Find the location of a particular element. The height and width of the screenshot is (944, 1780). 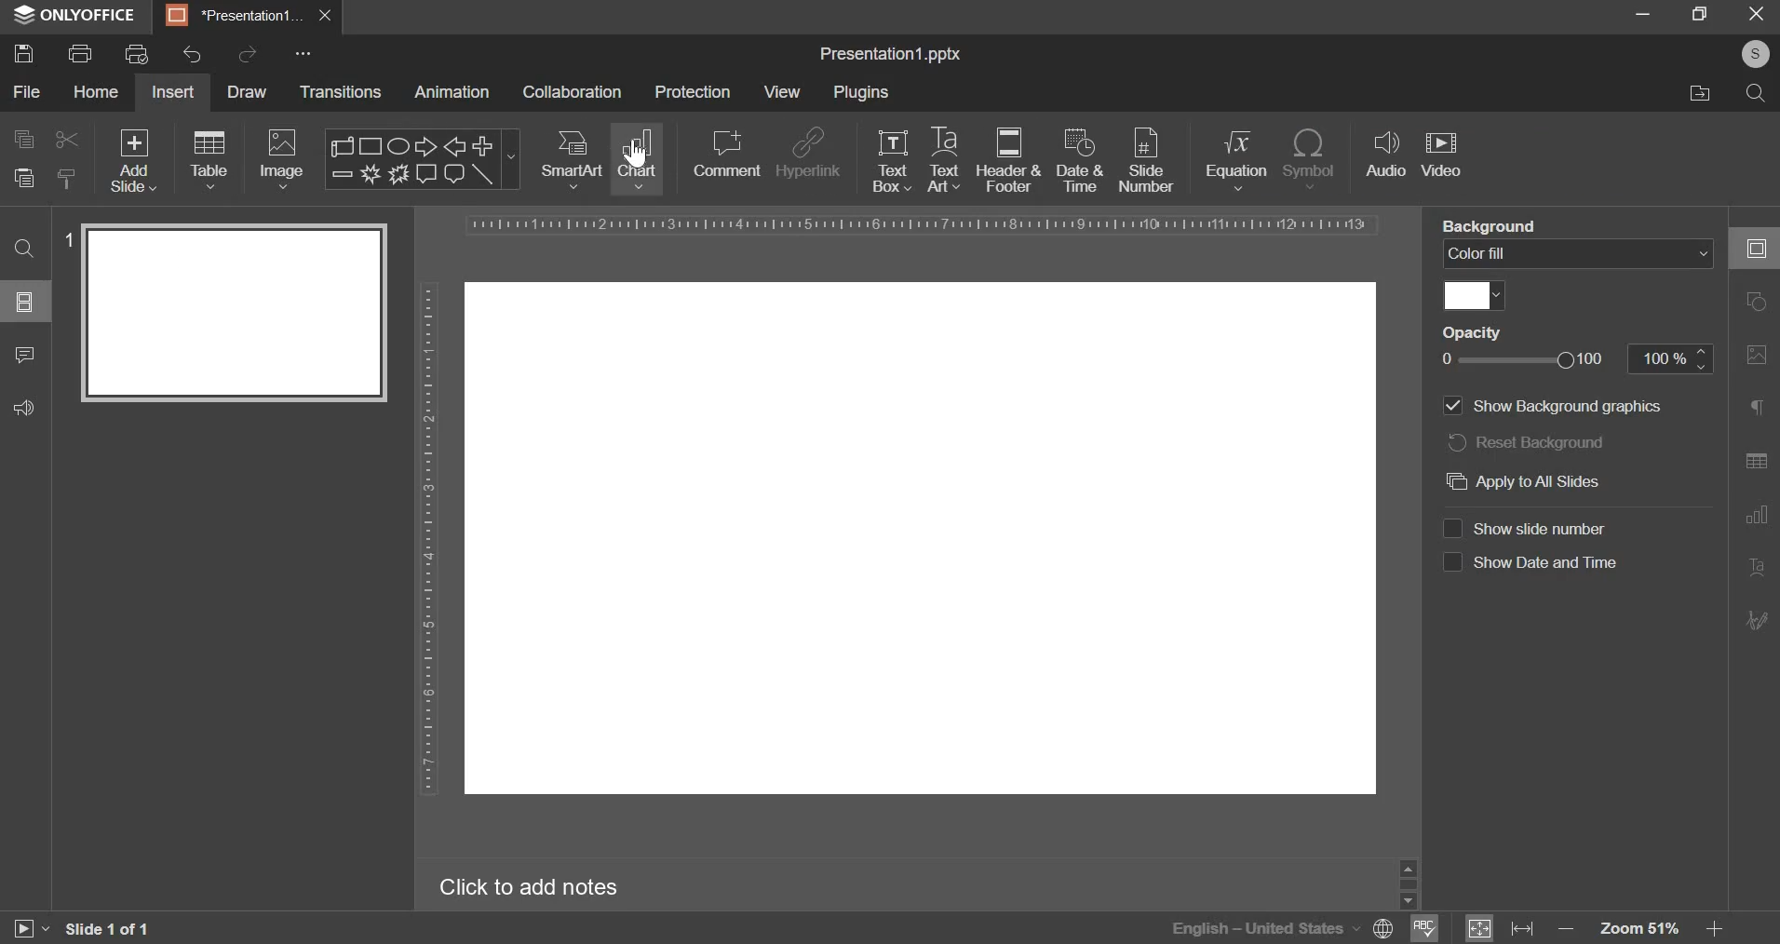

workspace is located at coordinates (923, 539).